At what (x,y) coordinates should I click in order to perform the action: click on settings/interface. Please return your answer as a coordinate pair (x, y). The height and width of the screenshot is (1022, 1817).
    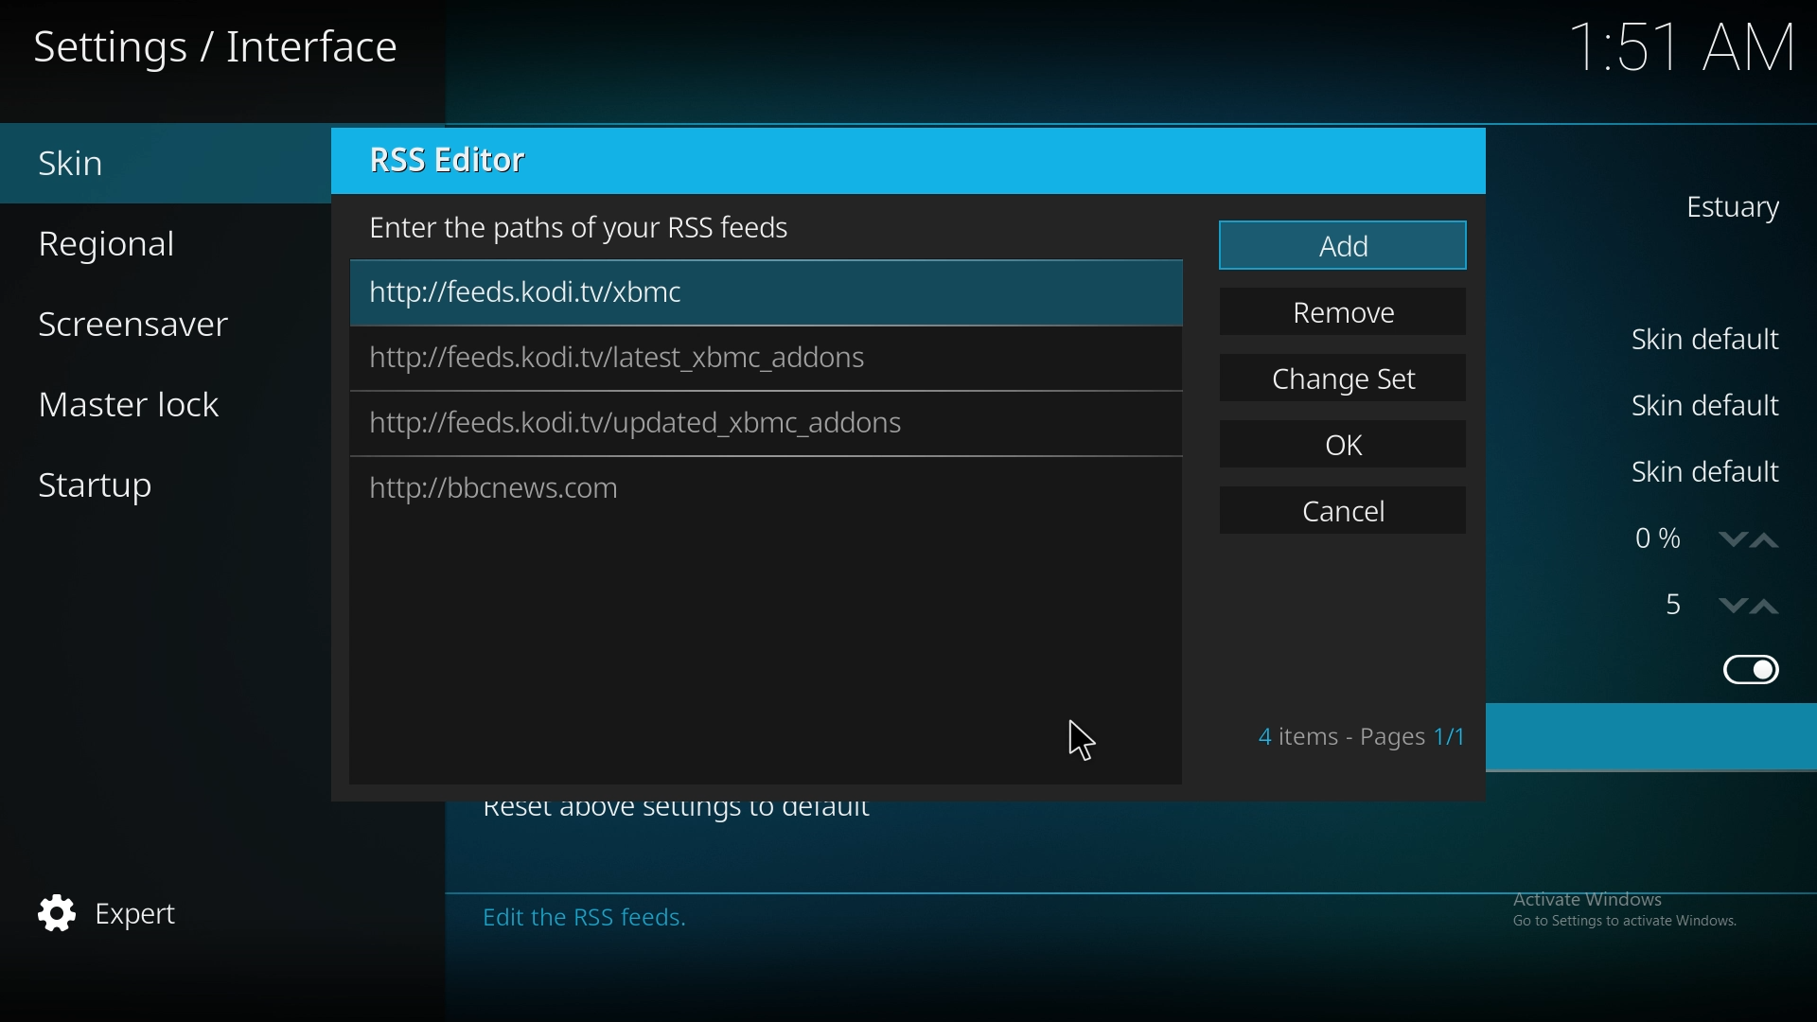
    Looking at the image, I should click on (222, 50).